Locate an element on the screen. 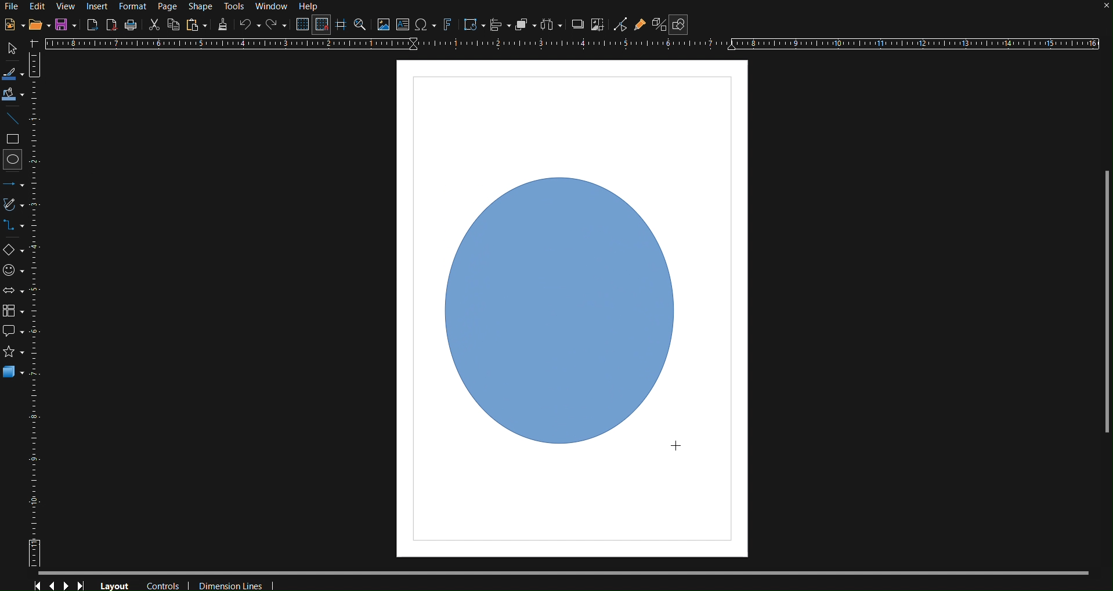 This screenshot has width=1113, height=591. Crop Image is located at coordinates (597, 26).